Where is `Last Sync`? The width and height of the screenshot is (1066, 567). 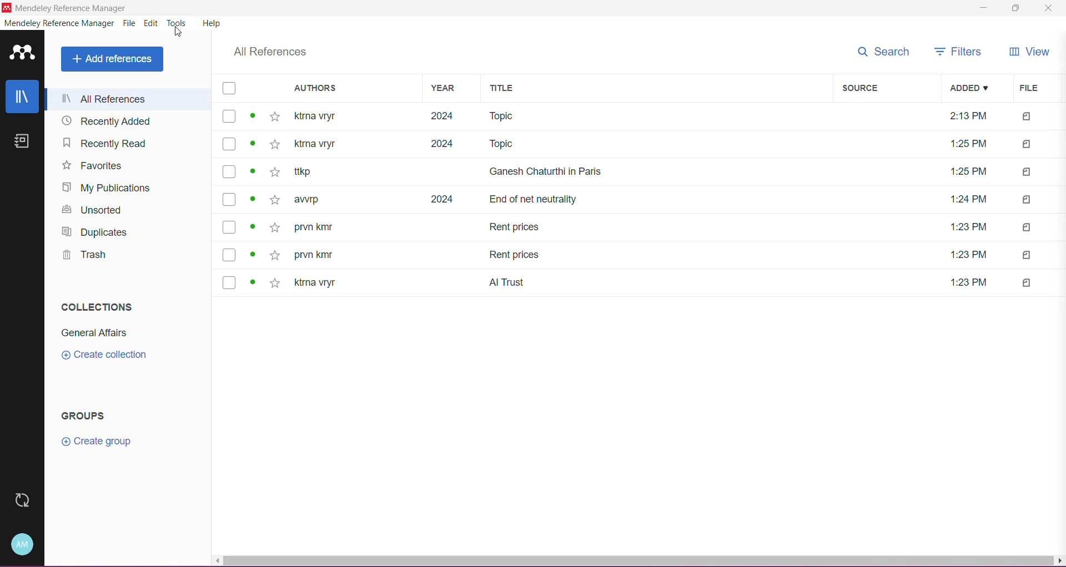
Last Sync is located at coordinates (21, 500).